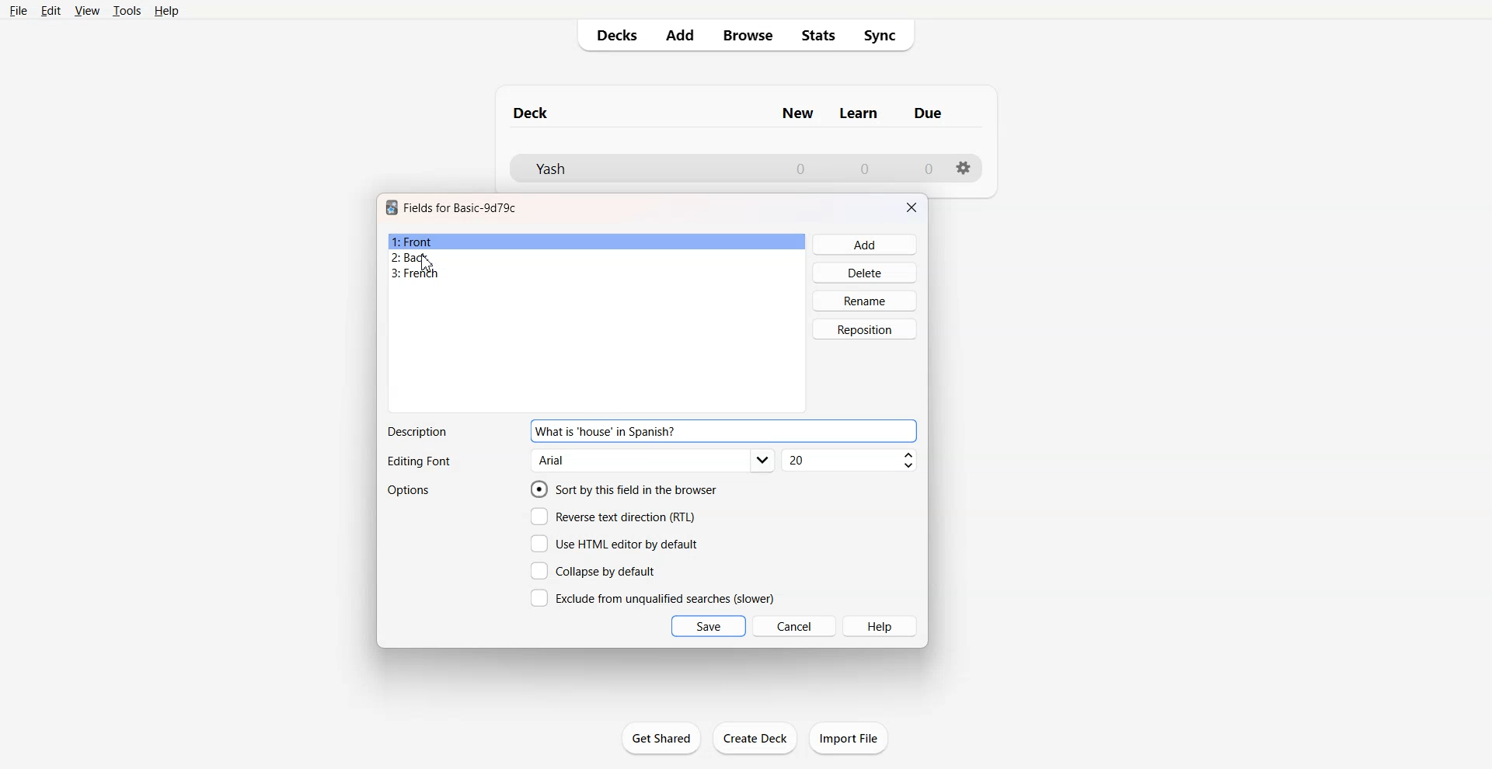  I want to click on Text 1, so click(461, 207).